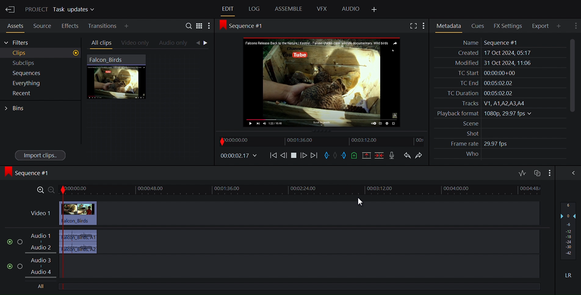 Image resolution: width=581 pixels, height=295 pixels. Describe the element at coordinates (28, 174) in the screenshot. I see `Sequence #1` at that location.